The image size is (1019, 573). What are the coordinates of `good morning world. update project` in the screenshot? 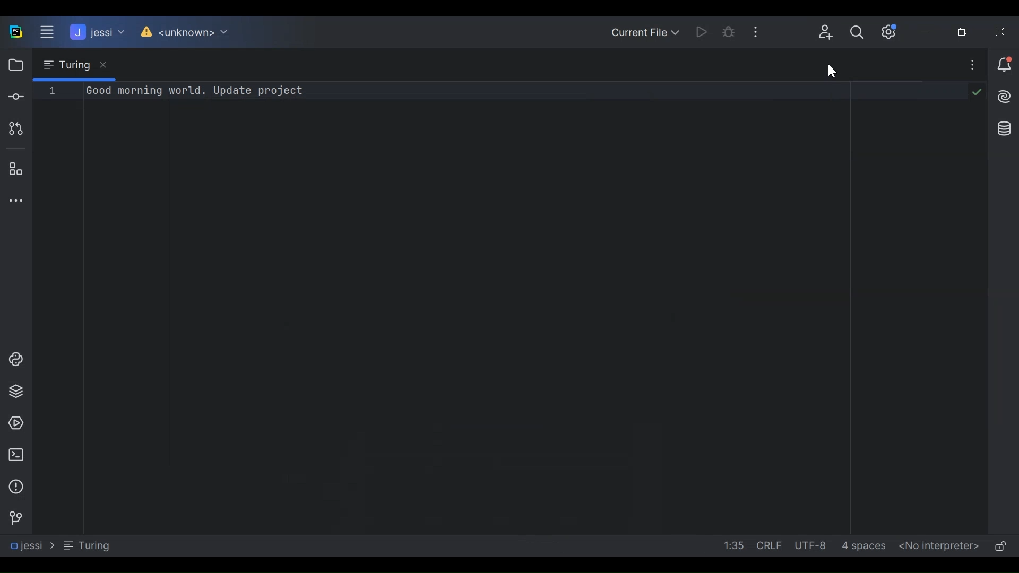 It's located at (195, 92).